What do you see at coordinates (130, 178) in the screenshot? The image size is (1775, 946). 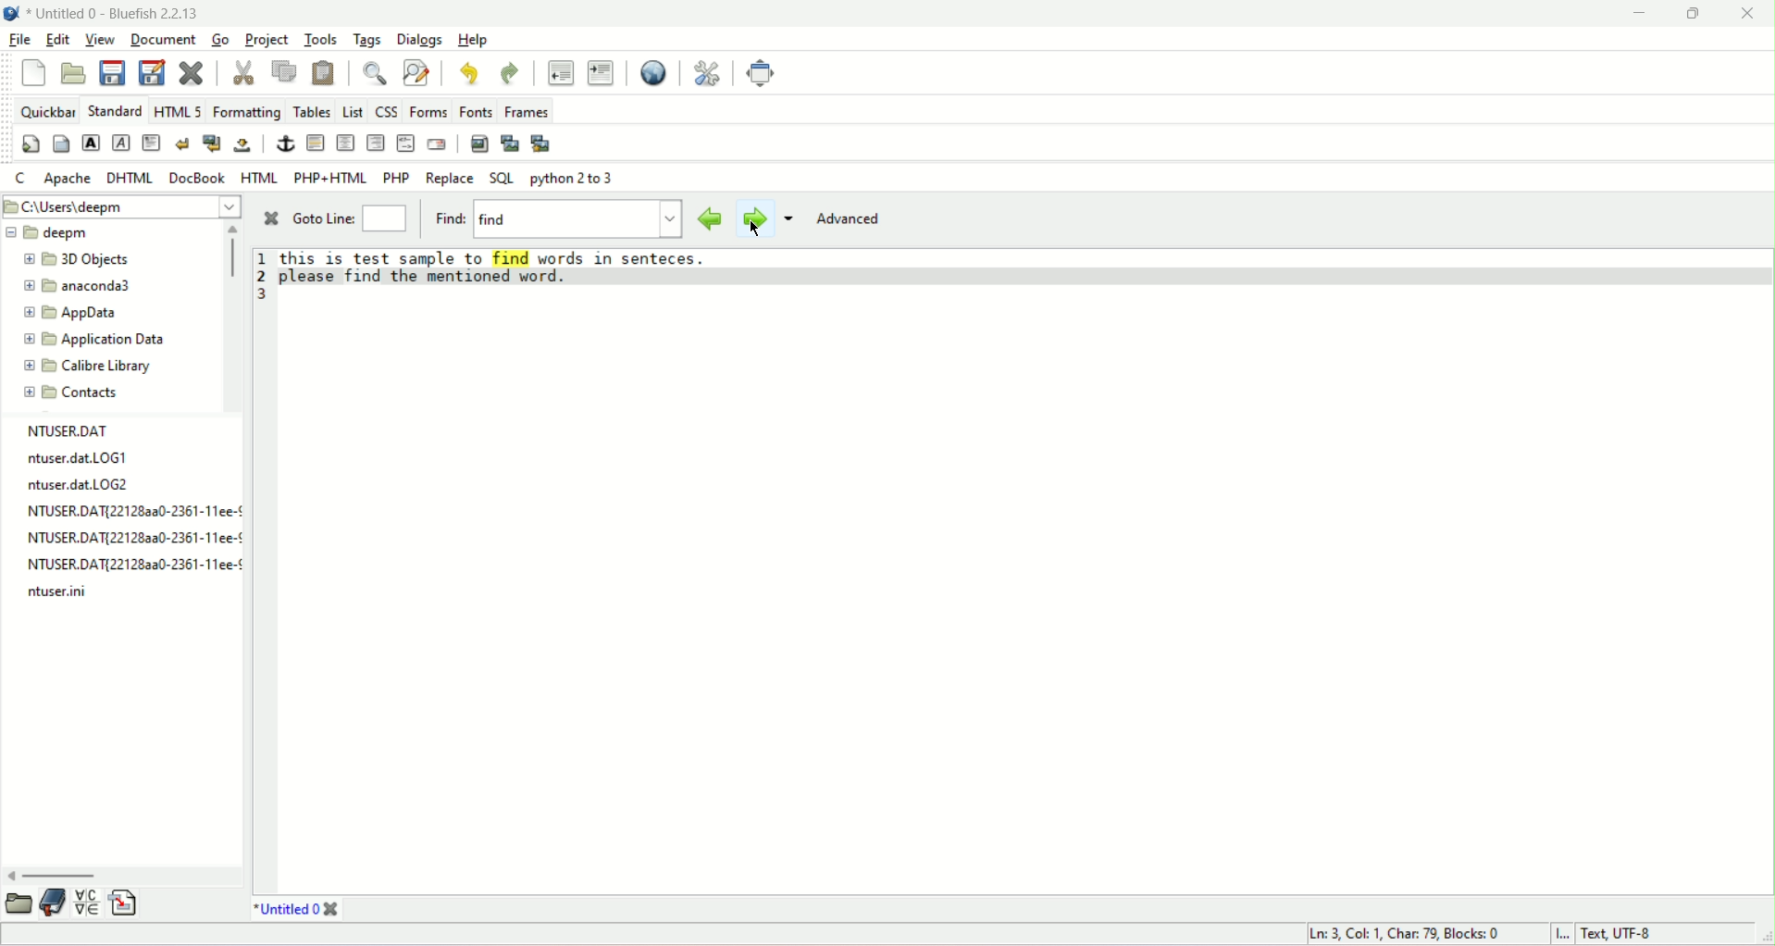 I see `DHTML` at bounding box center [130, 178].